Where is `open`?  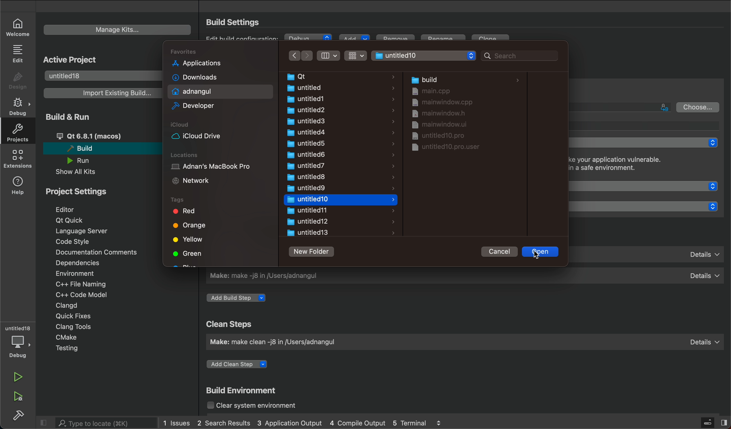
open is located at coordinates (542, 252).